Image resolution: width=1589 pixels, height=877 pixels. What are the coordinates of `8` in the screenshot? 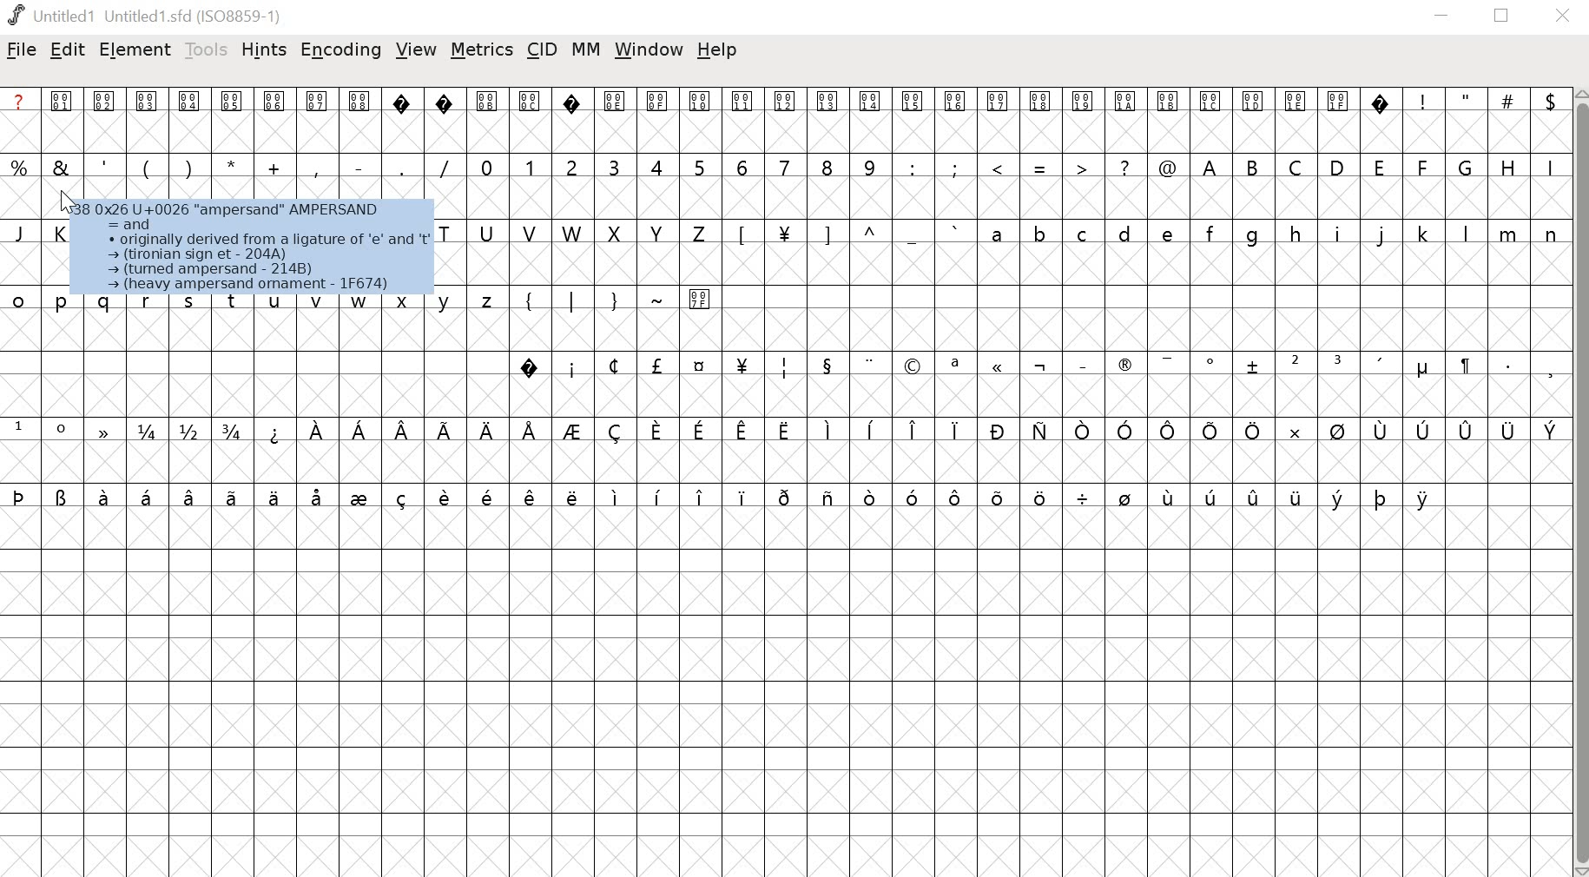 It's located at (828, 165).